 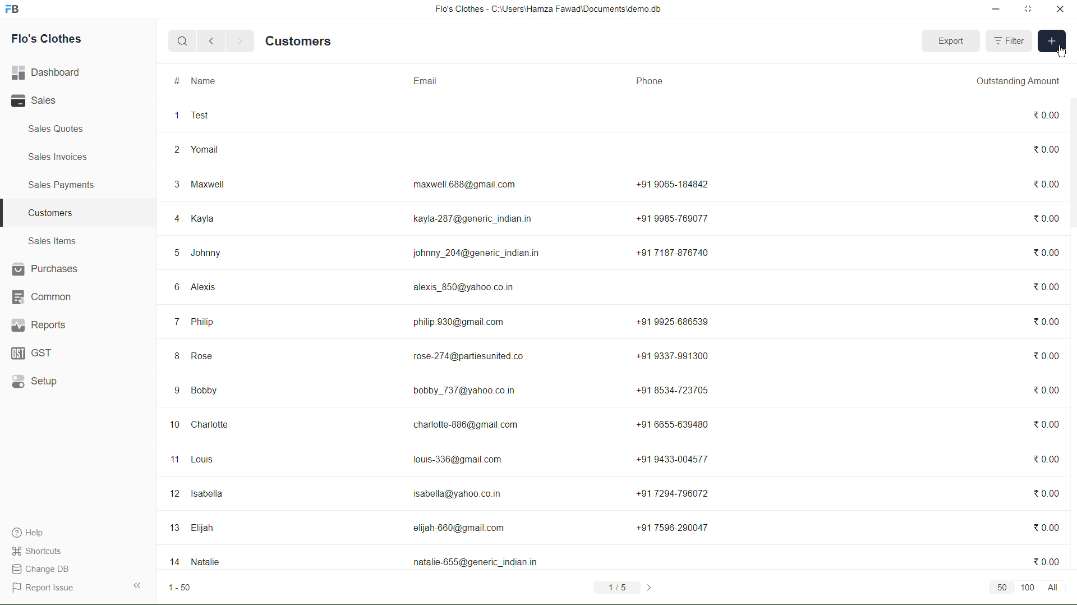 What do you see at coordinates (202, 321) in the screenshot?
I see `Philip` at bounding box center [202, 321].